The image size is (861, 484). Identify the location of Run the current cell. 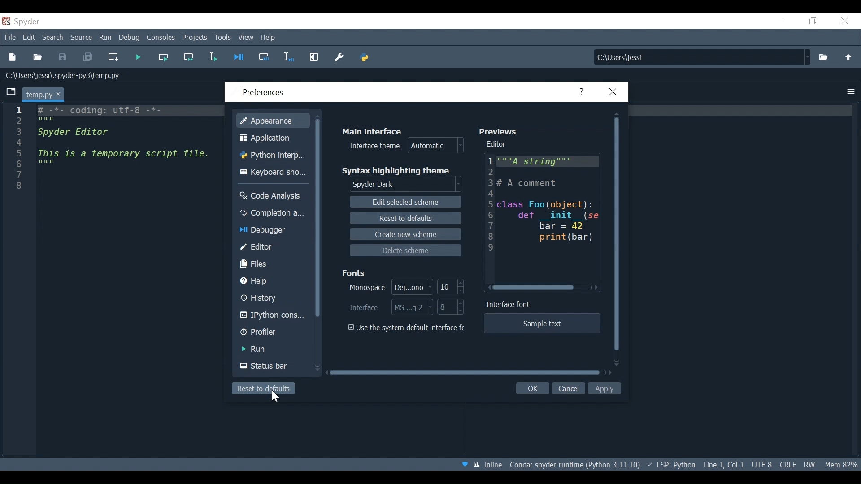
(163, 58).